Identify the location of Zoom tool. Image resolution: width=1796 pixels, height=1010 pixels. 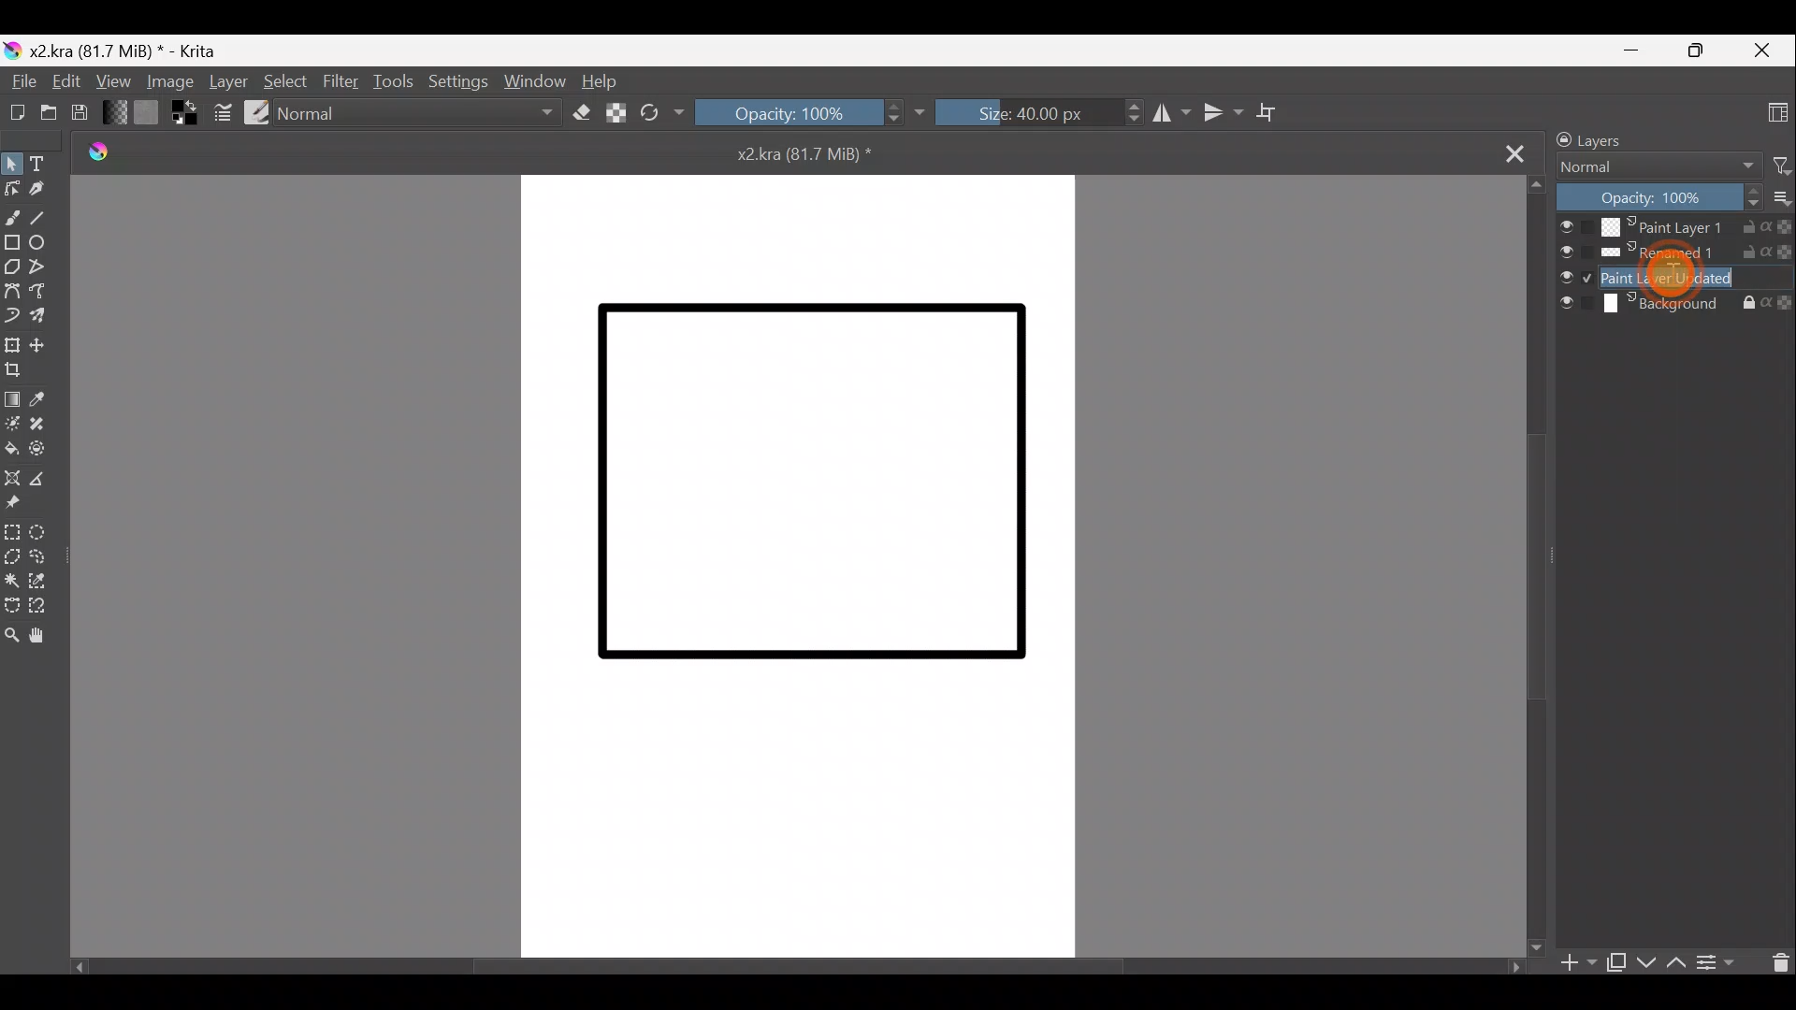
(13, 635).